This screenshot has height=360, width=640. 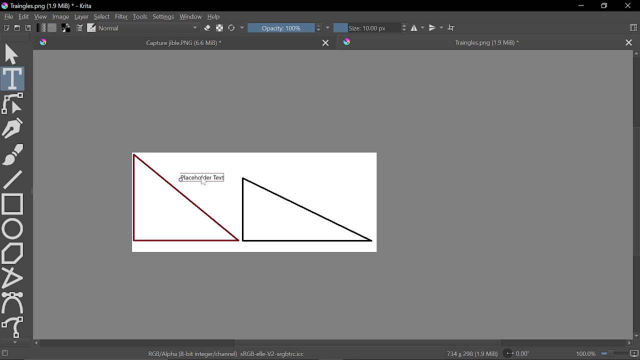 I want to click on Reload original preset, so click(x=231, y=28).